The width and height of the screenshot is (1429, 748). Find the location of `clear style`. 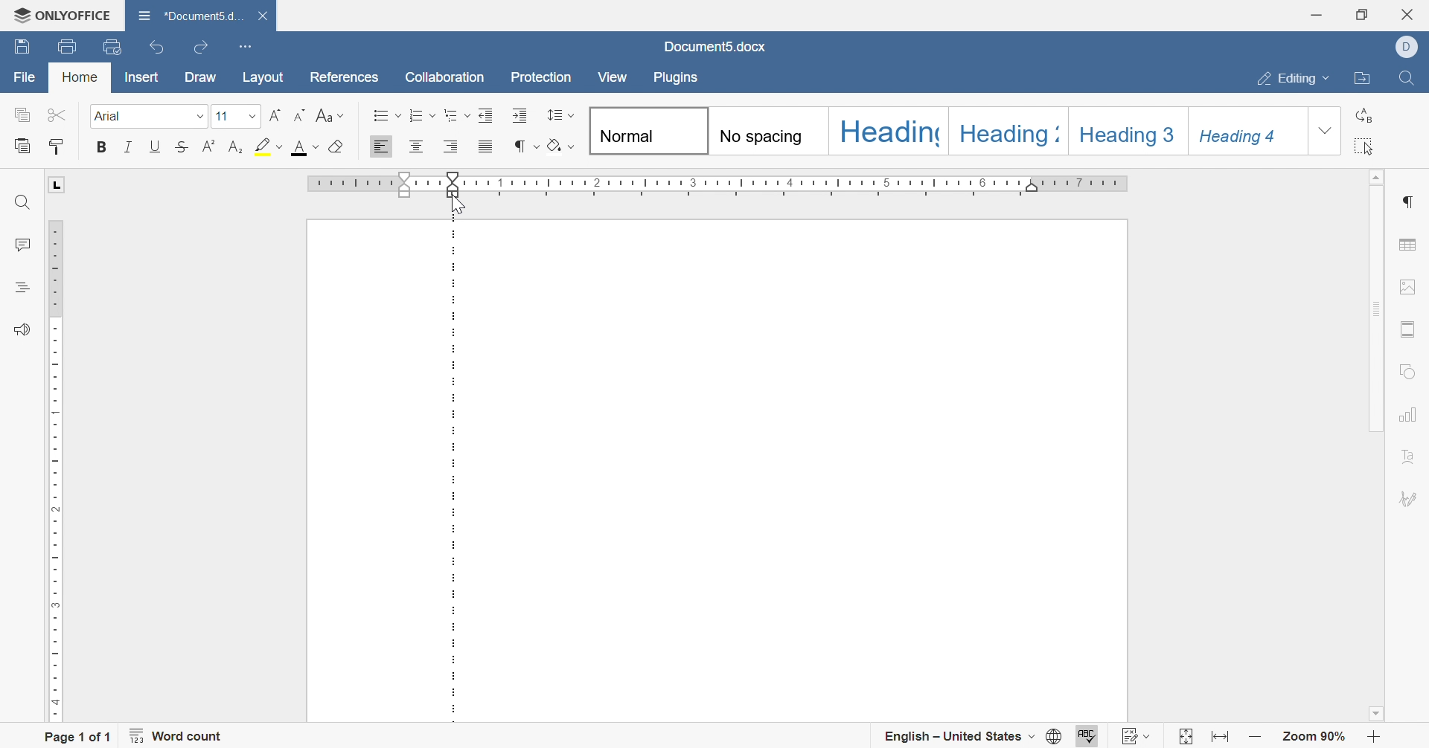

clear style is located at coordinates (339, 146).